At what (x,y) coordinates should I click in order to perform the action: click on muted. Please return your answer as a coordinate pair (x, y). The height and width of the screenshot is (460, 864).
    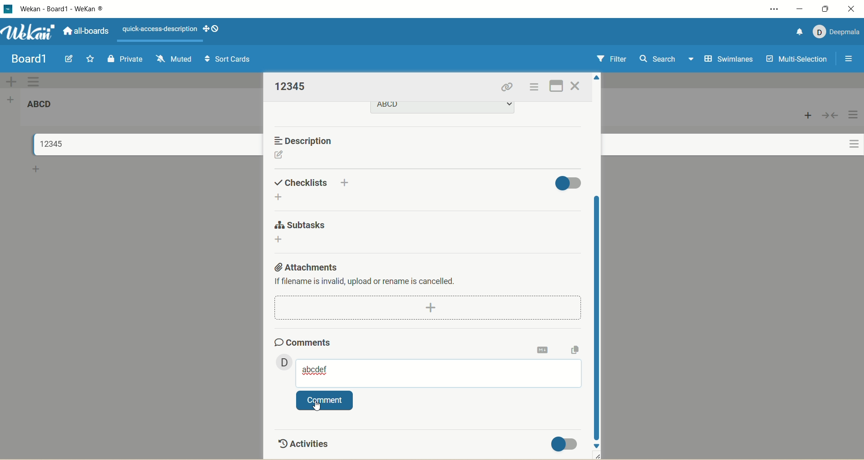
    Looking at the image, I should click on (172, 58).